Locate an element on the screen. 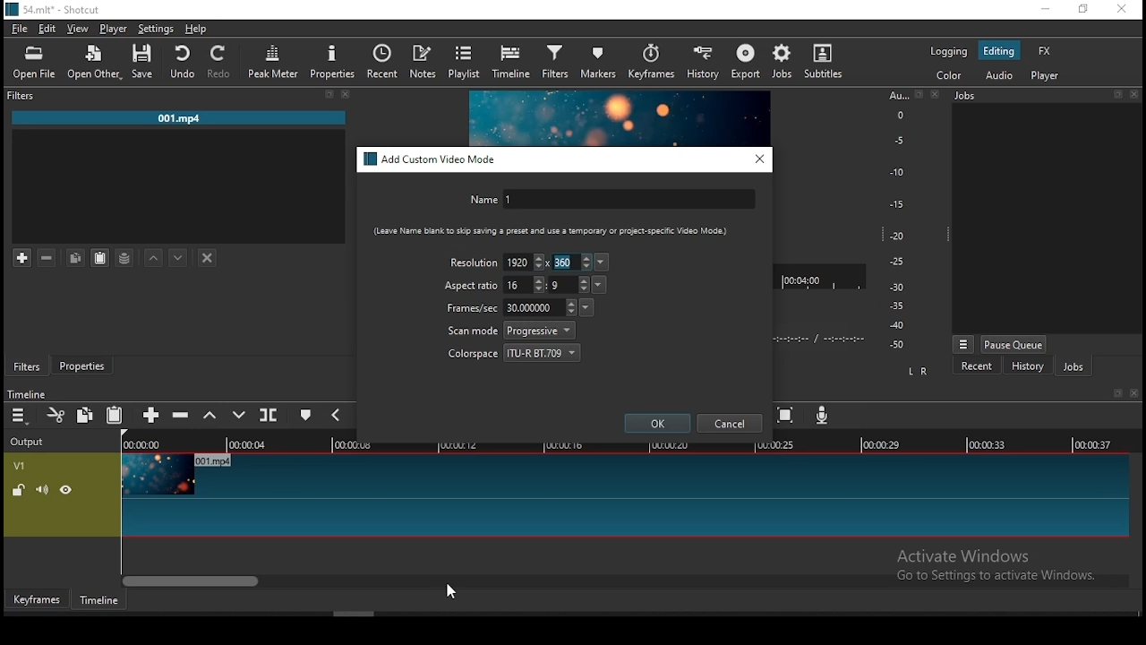 The width and height of the screenshot is (1146, 645). V1 is located at coordinates (18, 466).